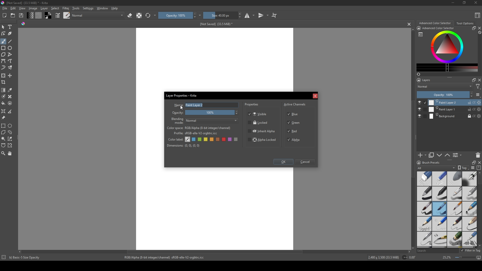 The image size is (482, 271). I want to click on folder, so click(13, 16).